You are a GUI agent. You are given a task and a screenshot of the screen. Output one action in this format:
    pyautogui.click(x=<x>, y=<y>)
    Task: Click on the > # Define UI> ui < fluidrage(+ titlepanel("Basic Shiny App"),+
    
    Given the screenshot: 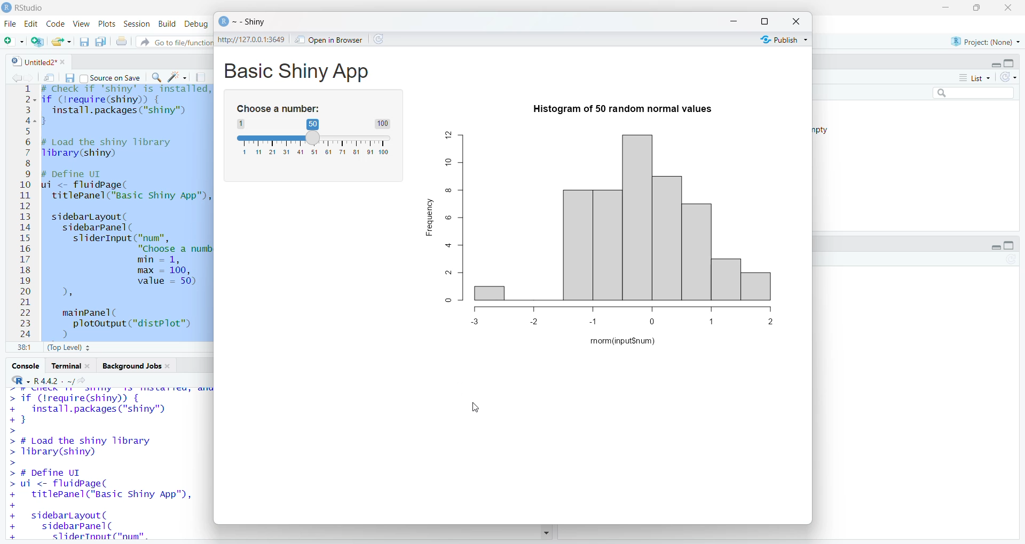 What is the action you would take?
    pyautogui.click(x=102, y=488)
    